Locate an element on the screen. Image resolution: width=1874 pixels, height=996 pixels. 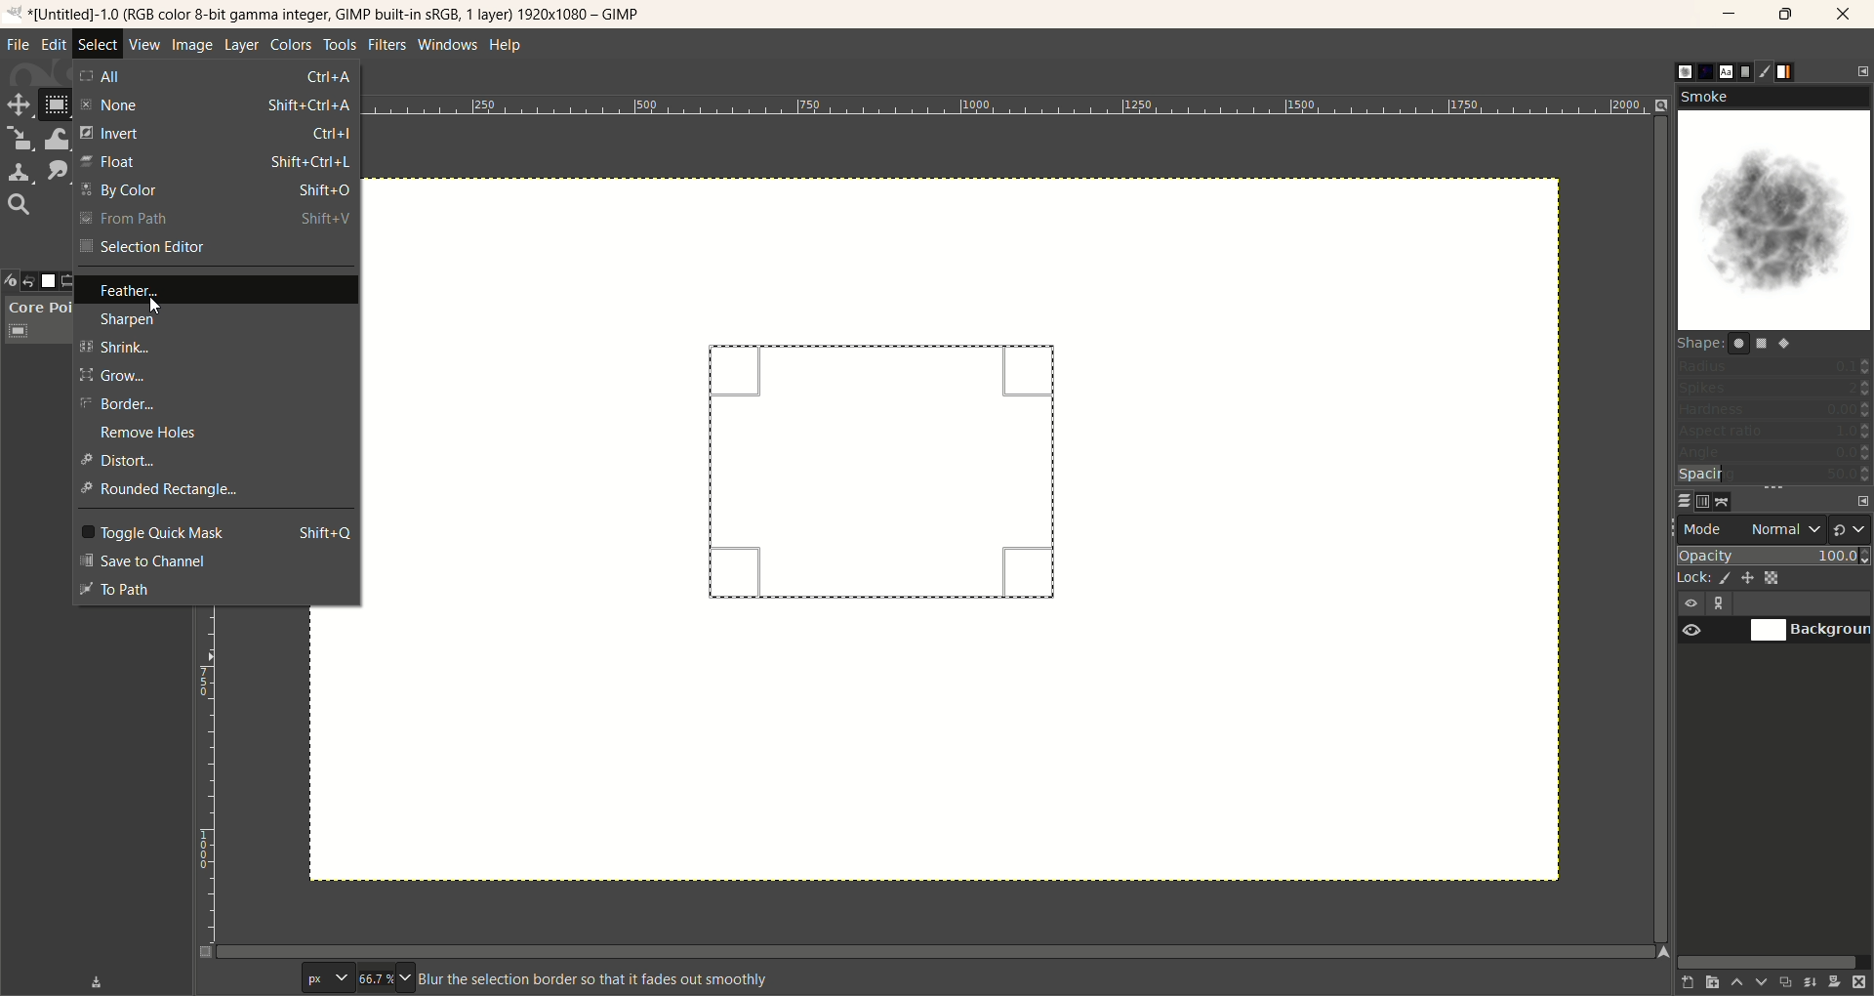
aspect ratio is located at coordinates (1774, 433).